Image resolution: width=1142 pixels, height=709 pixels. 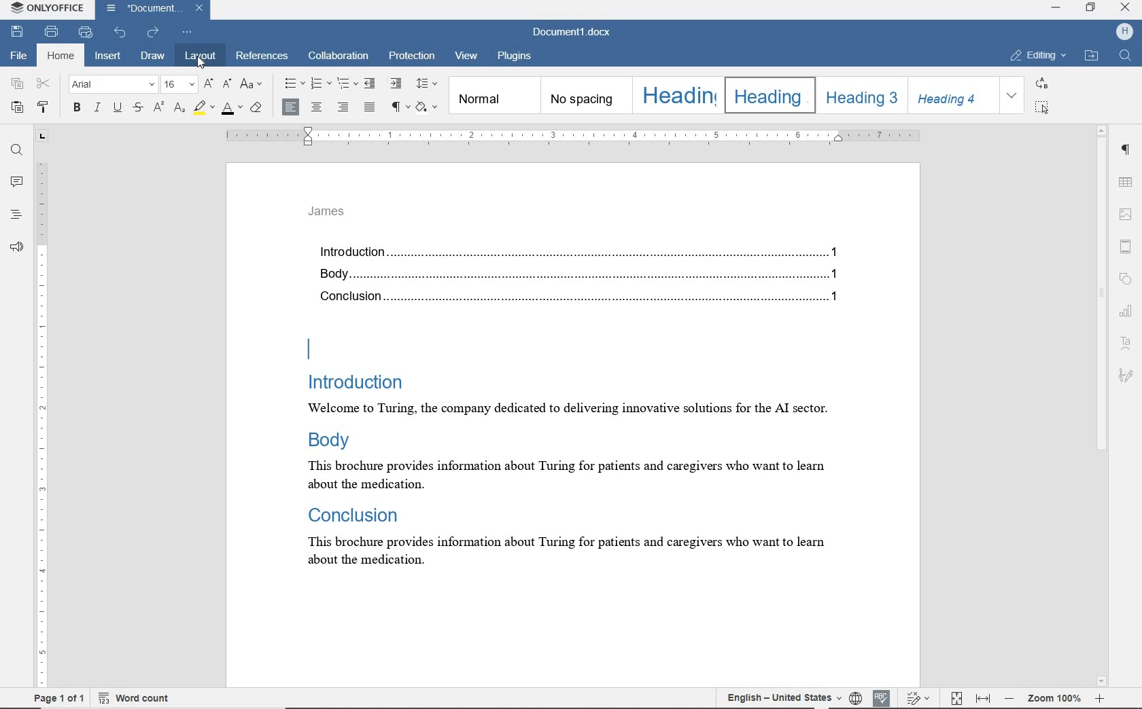 What do you see at coordinates (110, 84) in the screenshot?
I see `font` at bounding box center [110, 84].